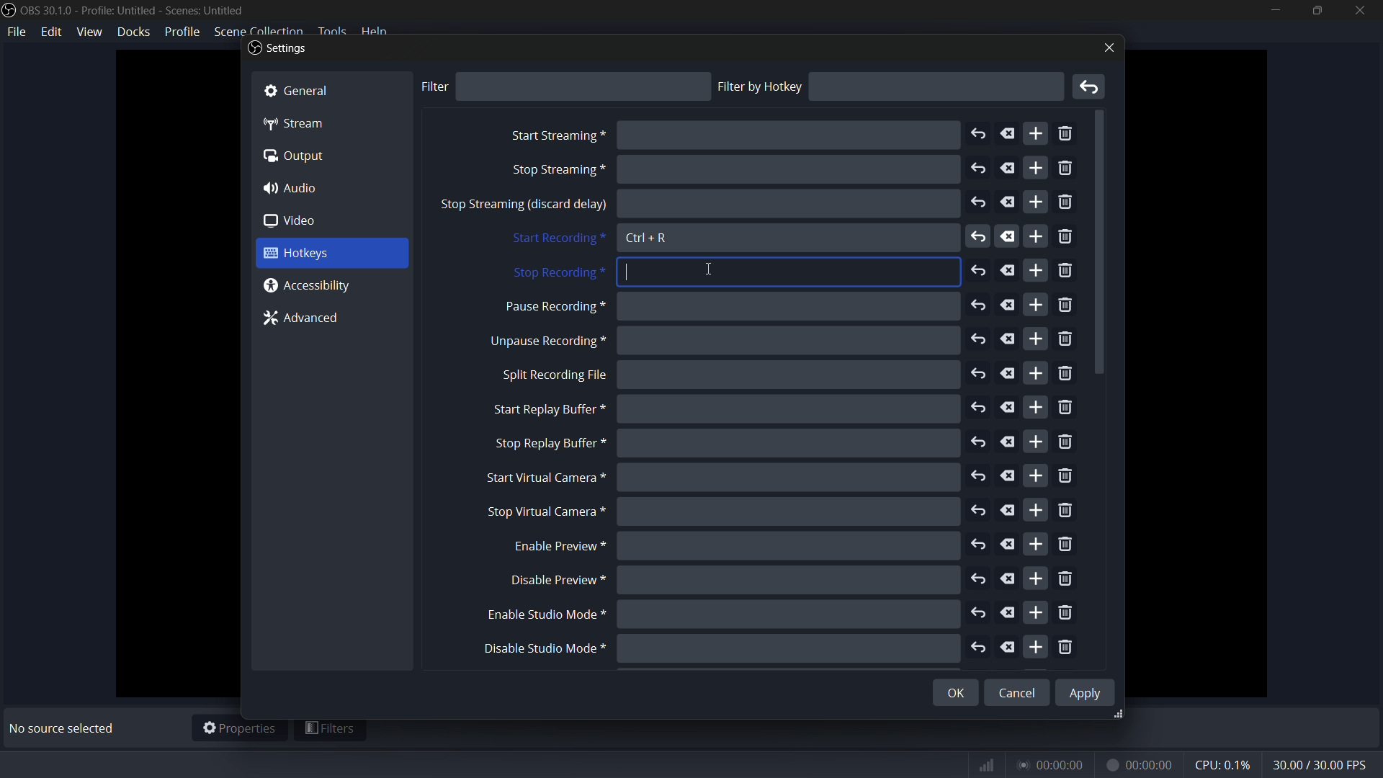  Describe the element at coordinates (297, 158) in the screenshot. I see `(a Output` at that location.